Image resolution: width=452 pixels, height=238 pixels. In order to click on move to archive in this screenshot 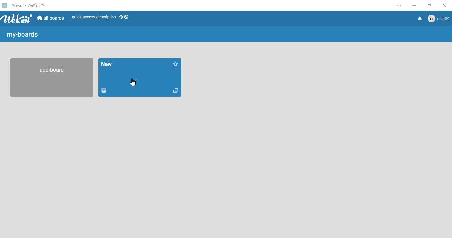, I will do `click(104, 91)`.